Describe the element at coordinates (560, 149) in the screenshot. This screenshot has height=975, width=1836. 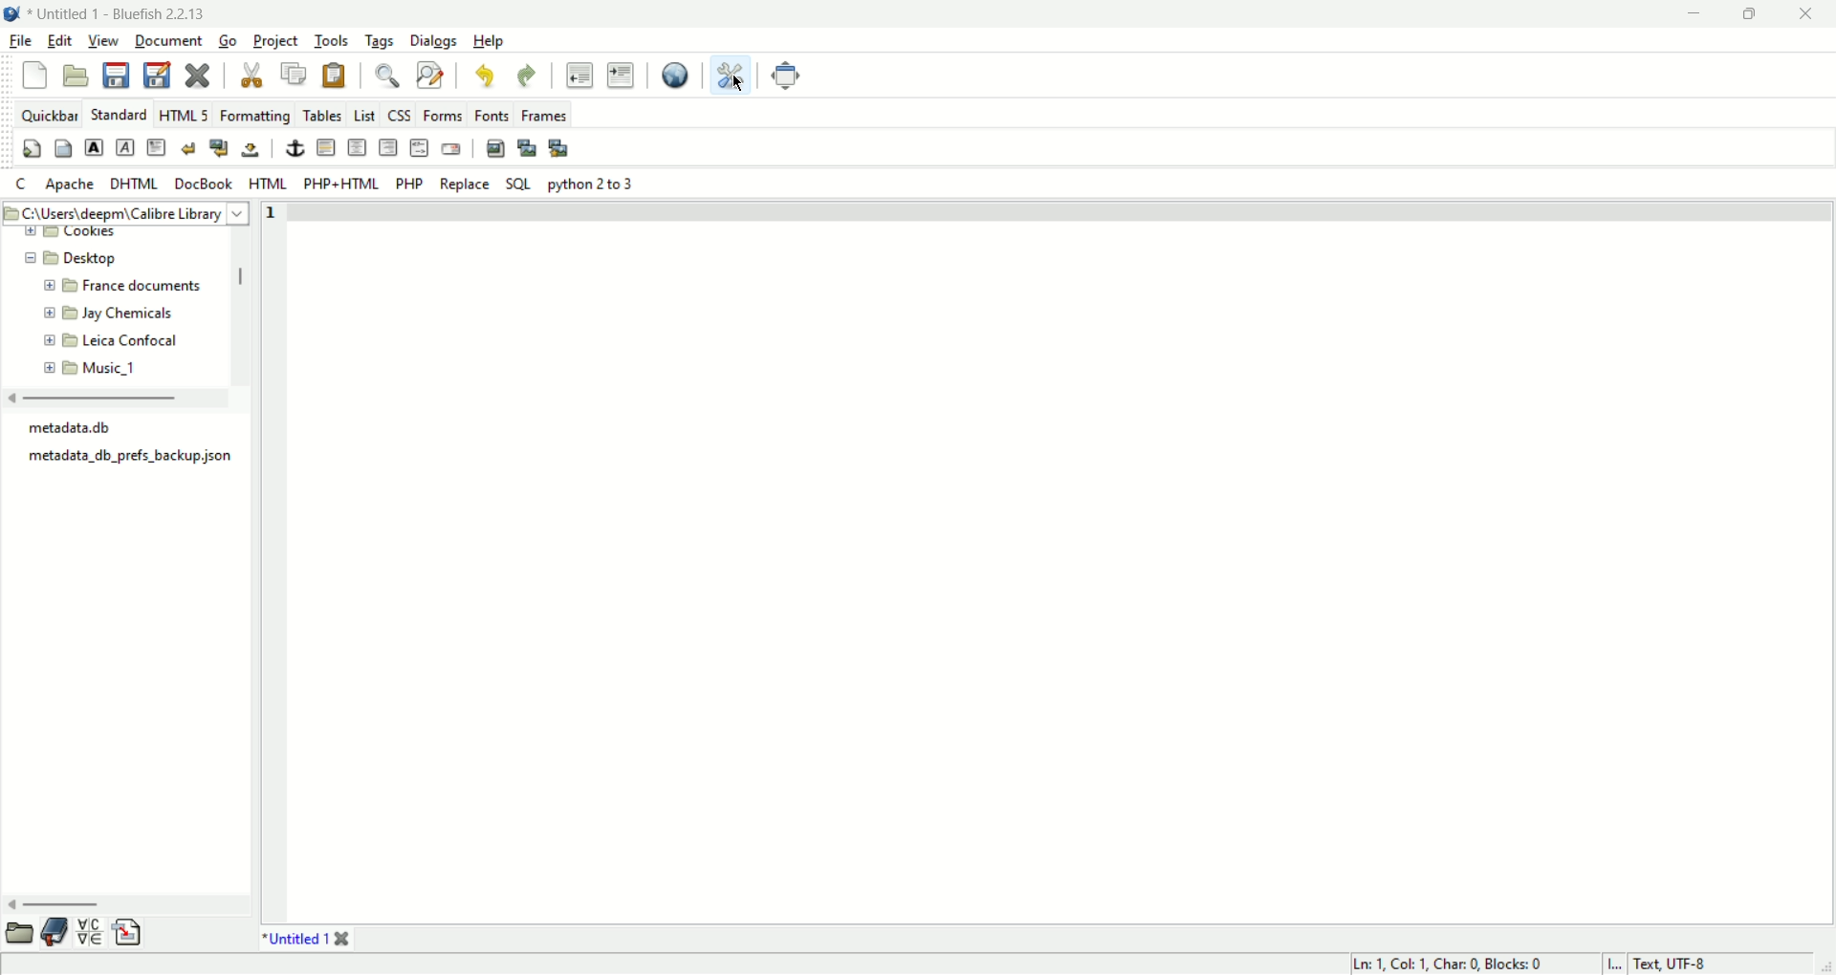
I see `multi thumbnail` at that location.